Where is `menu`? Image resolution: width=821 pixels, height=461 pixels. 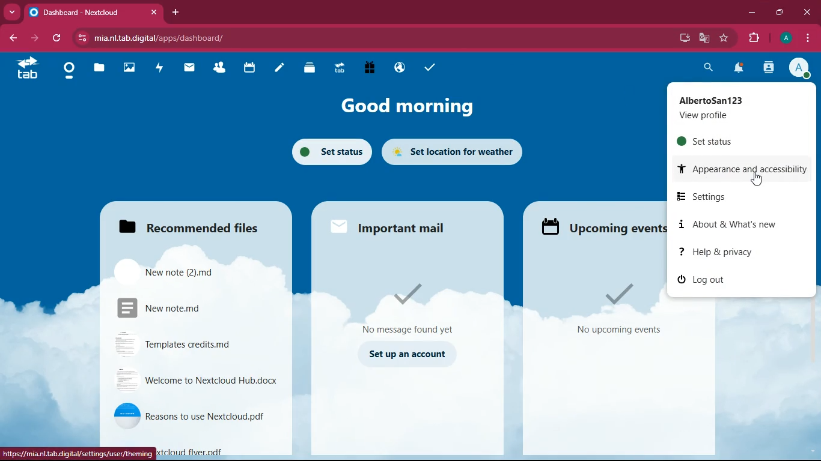
menu is located at coordinates (807, 39).